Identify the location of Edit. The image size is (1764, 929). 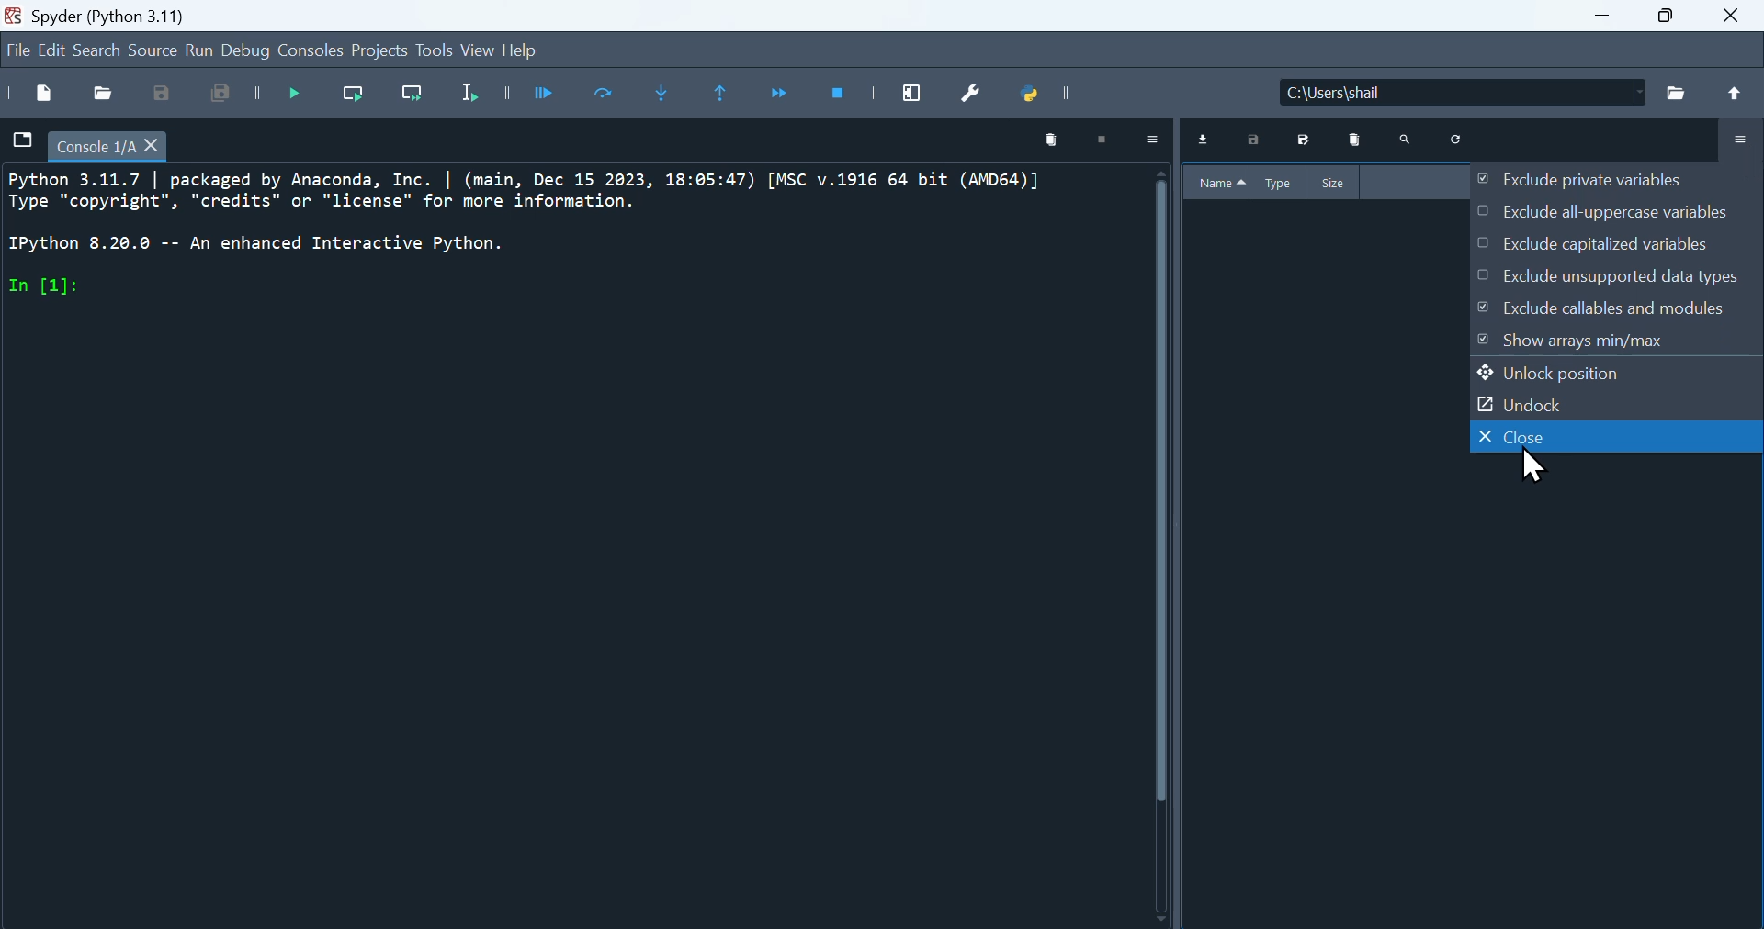
(54, 50).